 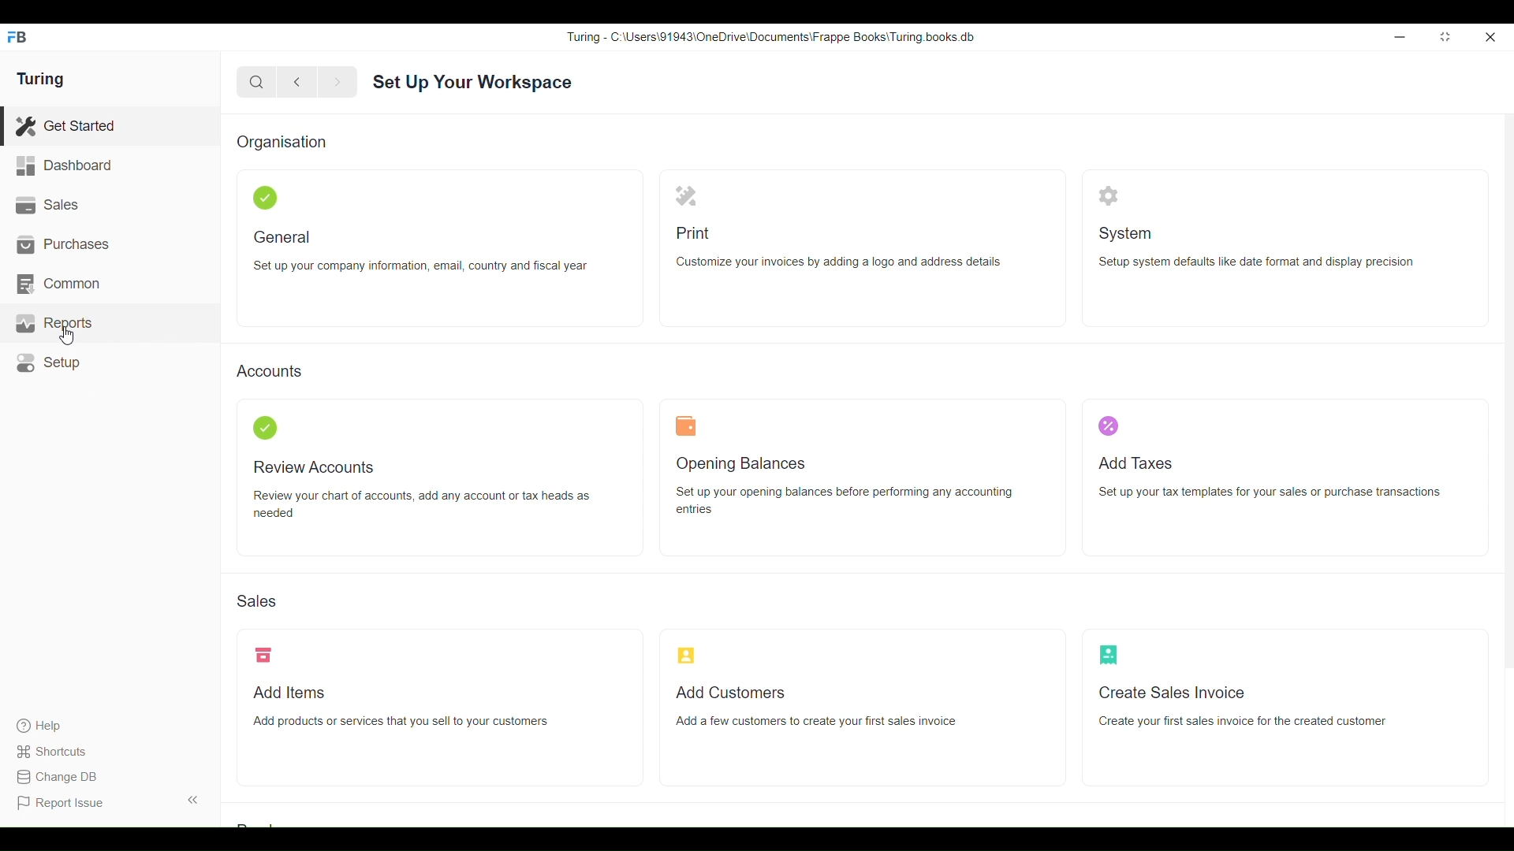 I want to click on Set Up Your Workspace, so click(x=472, y=83).